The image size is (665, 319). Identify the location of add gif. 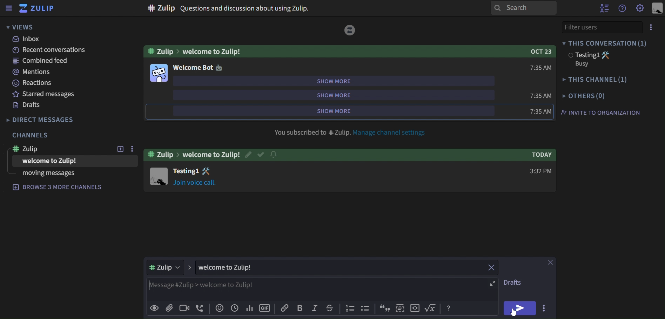
(265, 308).